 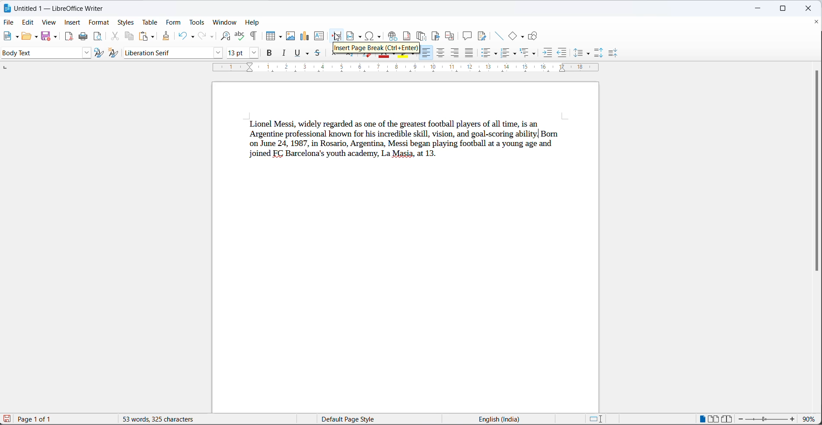 What do you see at coordinates (162, 419) in the screenshot?
I see `words and character count` at bounding box center [162, 419].